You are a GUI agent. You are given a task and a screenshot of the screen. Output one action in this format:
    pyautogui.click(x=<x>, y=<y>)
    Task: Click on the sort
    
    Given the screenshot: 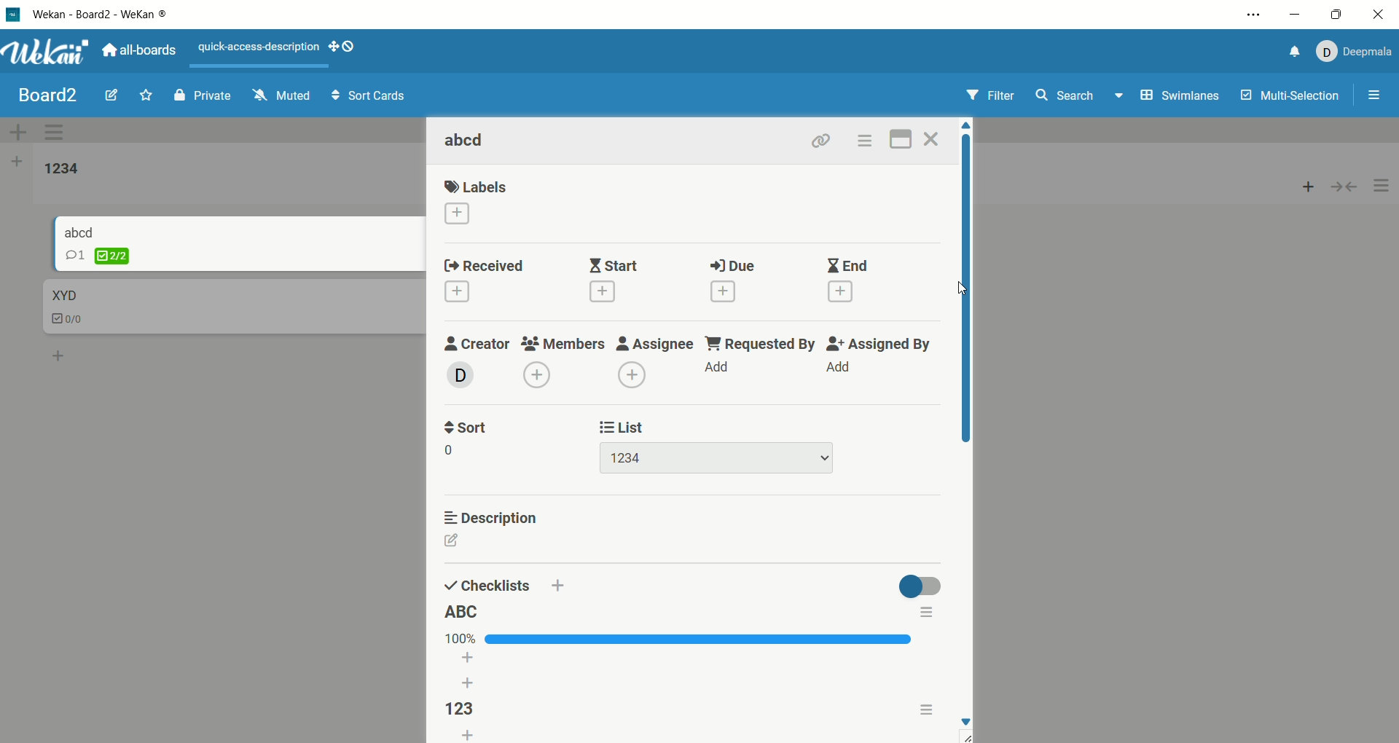 What is the action you would take?
    pyautogui.click(x=465, y=426)
    